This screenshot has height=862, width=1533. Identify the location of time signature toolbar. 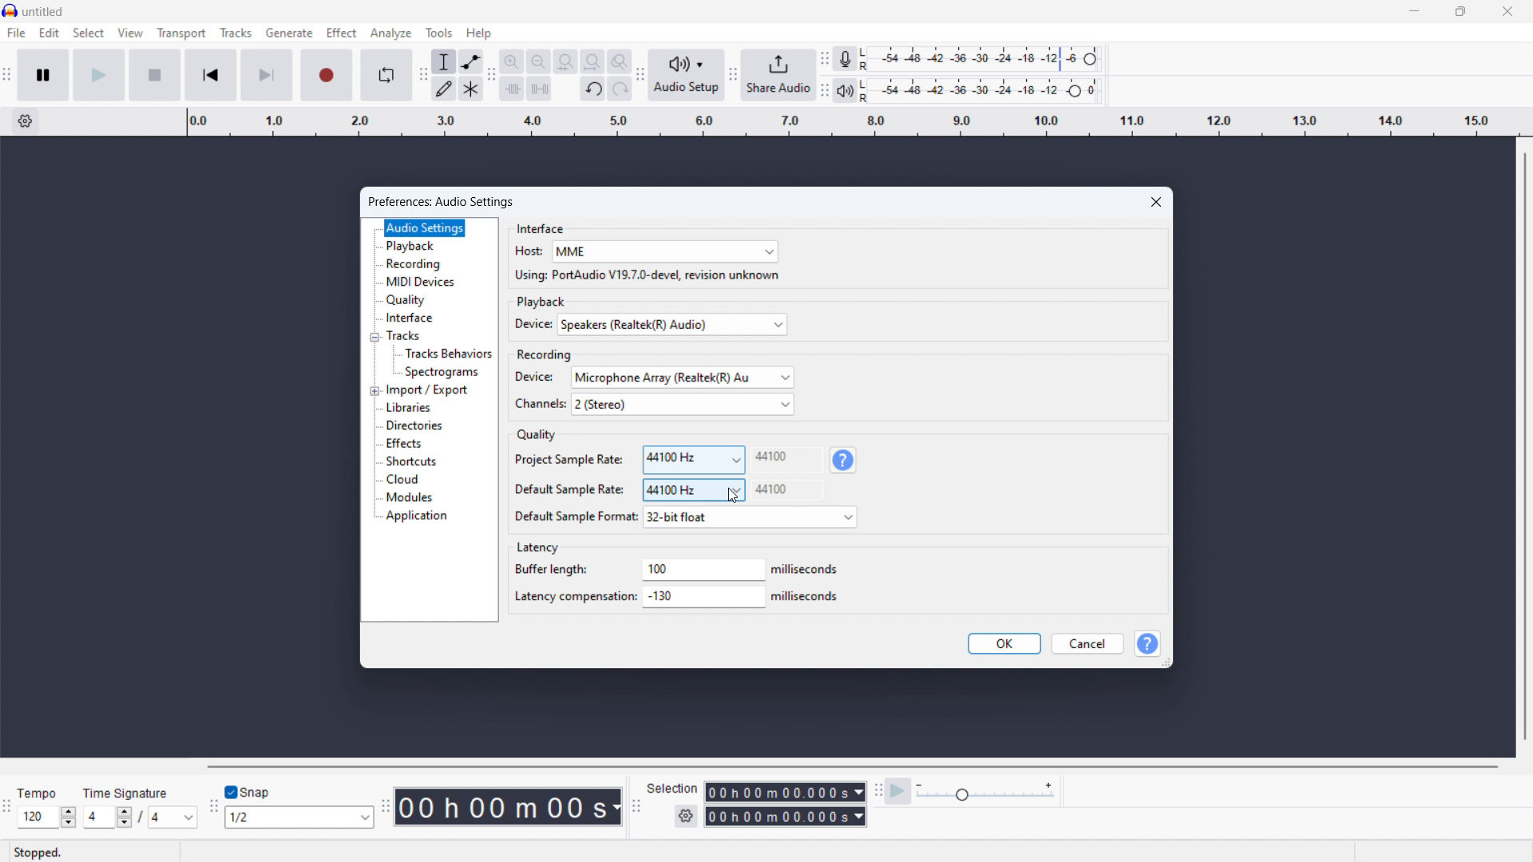
(8, 808).